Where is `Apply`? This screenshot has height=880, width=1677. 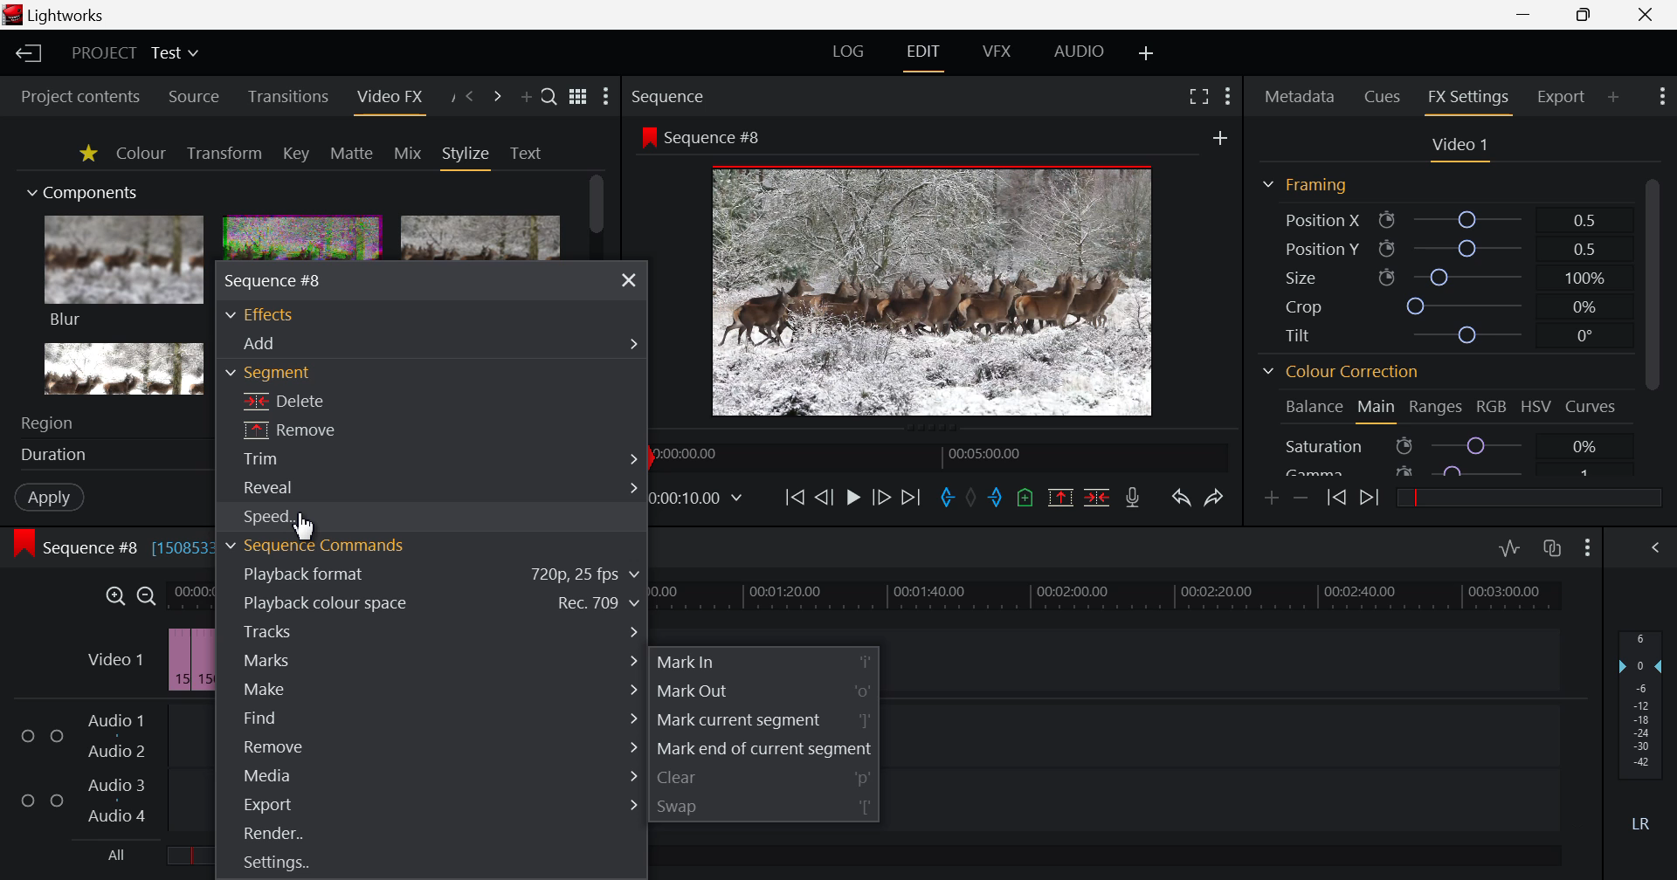
Apply is located at coordinates (49, 497).